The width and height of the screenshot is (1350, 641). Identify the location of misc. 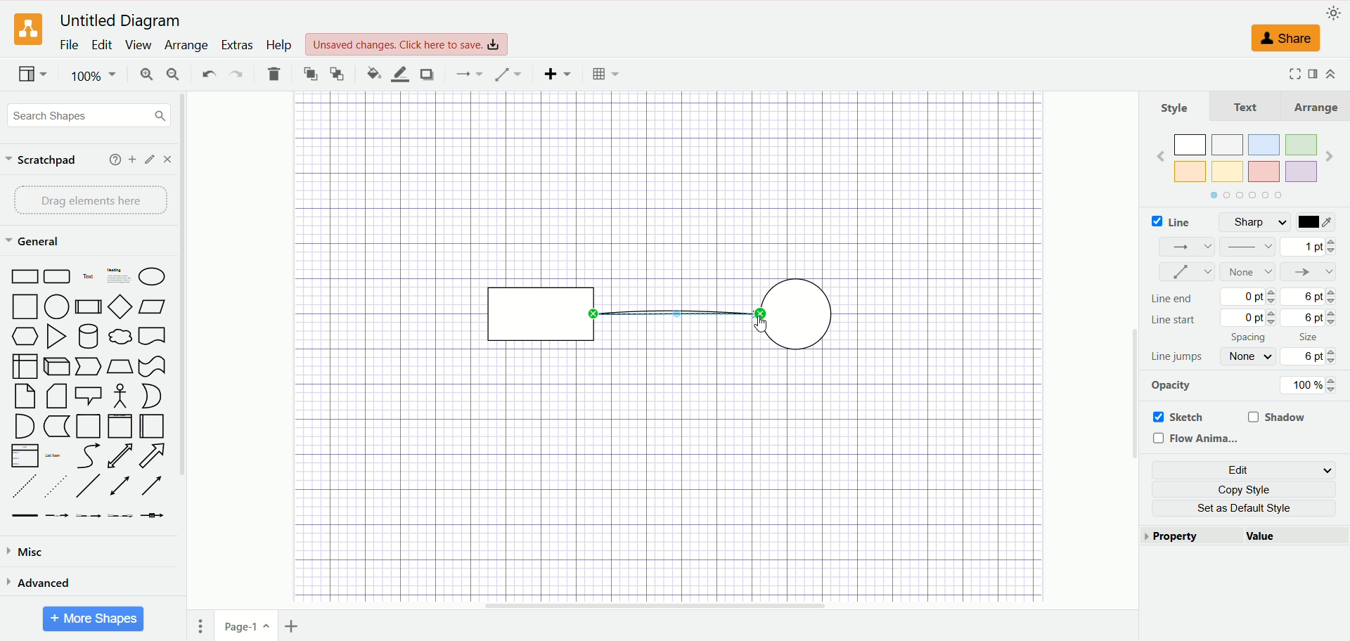
(32, 550).